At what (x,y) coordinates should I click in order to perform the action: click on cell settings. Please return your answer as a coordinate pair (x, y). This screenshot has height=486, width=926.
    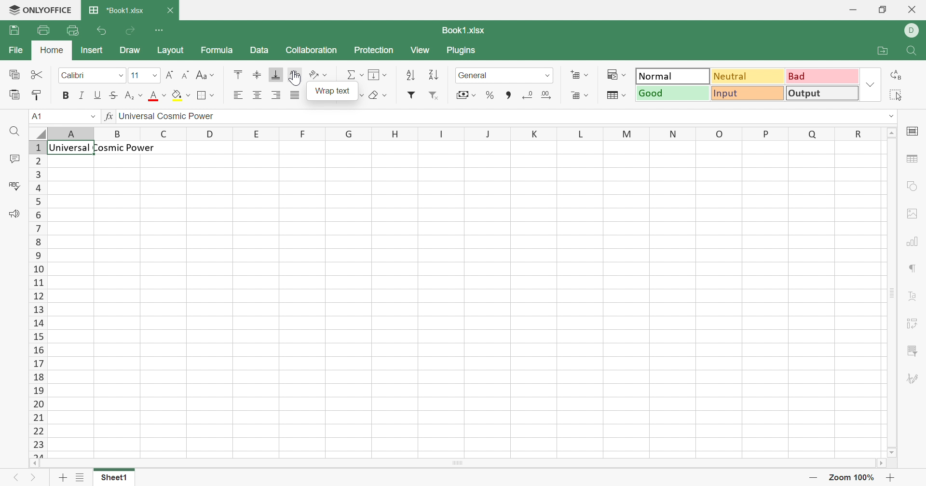
    Looking at the image, I should click on (916, 132).